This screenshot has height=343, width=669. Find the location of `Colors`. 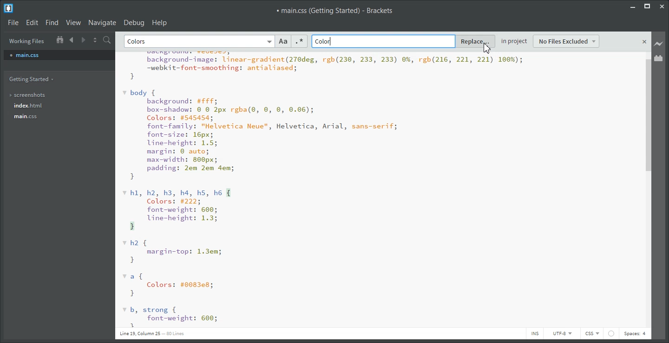

Colors is located at coordinates (138, 42).